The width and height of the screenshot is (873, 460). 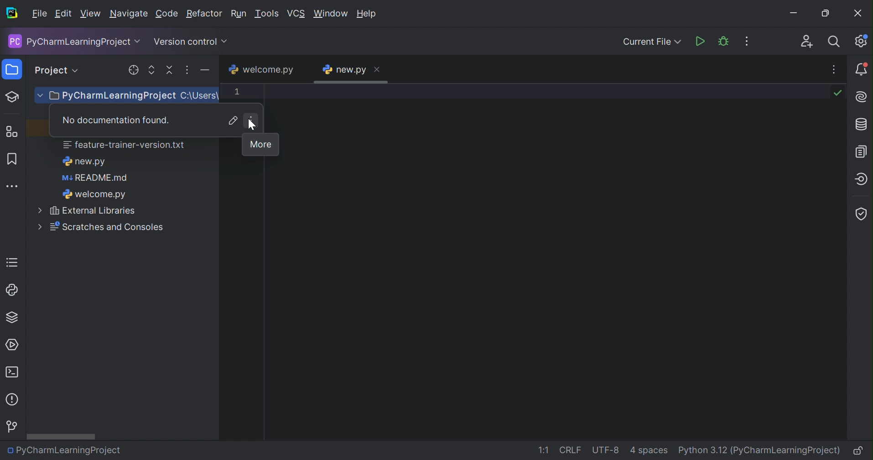 What do you see at coordinates (185, 42) in the screenshot?
I see `Version control` at bounding box center [185, 42].